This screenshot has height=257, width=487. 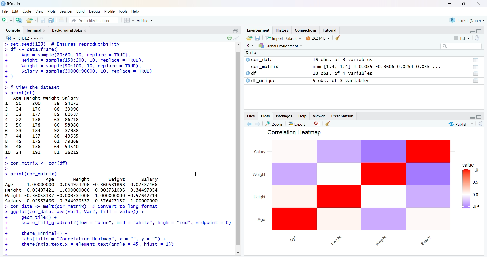 I want to click on Tutorial, so click(x=331, y=30).